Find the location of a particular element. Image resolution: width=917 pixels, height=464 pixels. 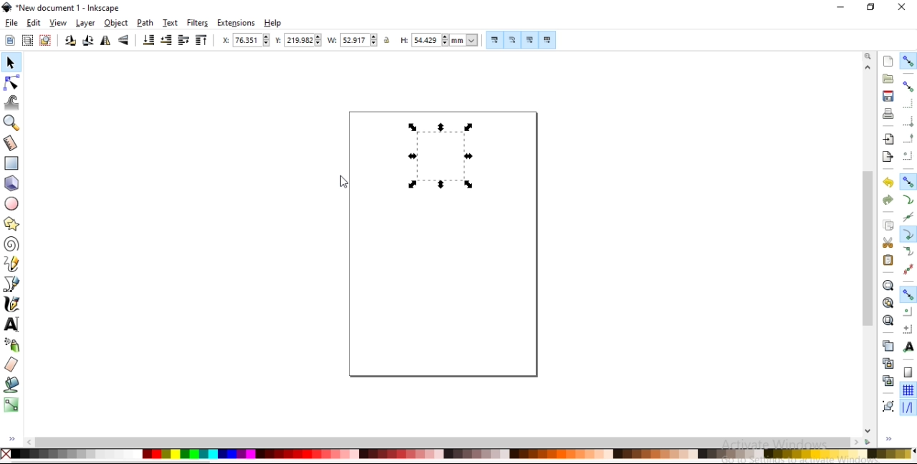

text is located at coordinates (171, 22).